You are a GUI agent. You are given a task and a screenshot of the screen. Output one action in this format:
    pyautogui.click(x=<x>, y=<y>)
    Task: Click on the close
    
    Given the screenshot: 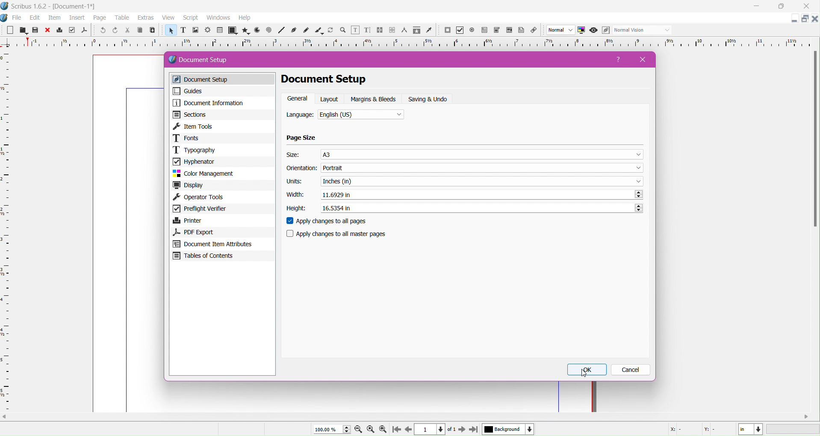 What is the action you would take?
    pyautogui.click(x=47, y=30)
    